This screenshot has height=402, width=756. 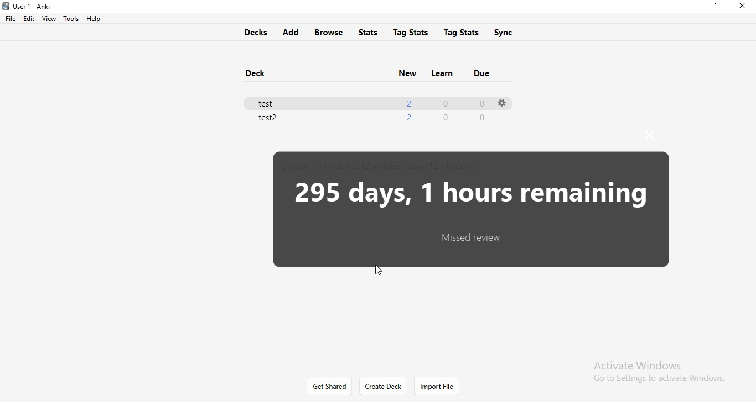 I want to click on 0, so click(x=448, y=103).